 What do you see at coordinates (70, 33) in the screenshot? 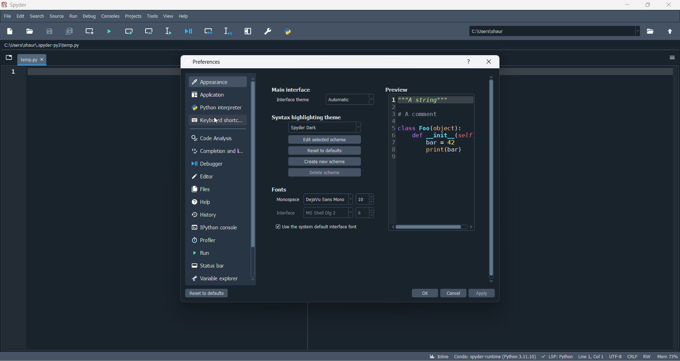
I see `save all` at bounding box center [70, 33].